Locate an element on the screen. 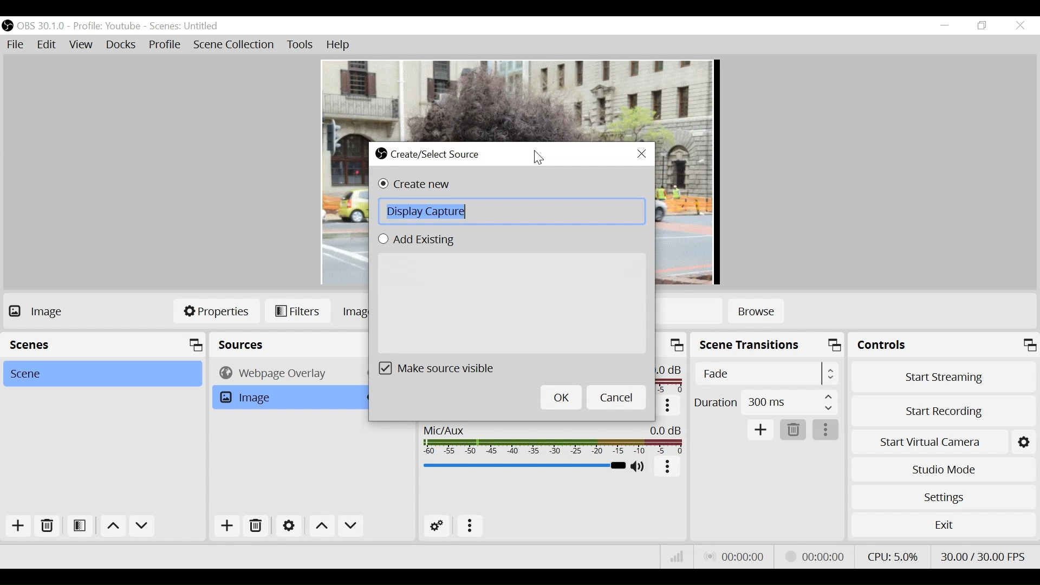 This screenshot has height=585, width=1040. Profile is located at coordinates (165, 45).